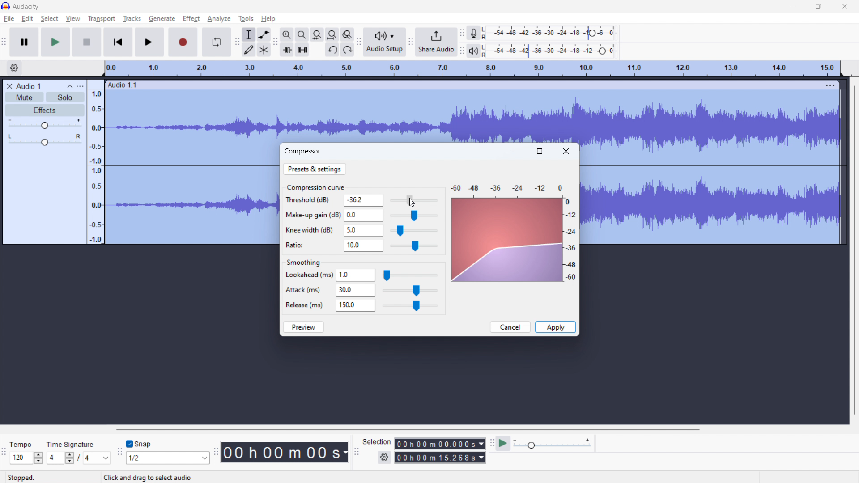  What do you see at coordinates (409, 306) in the screenshot?
I see `release slider` at bounding box center [409, 306].